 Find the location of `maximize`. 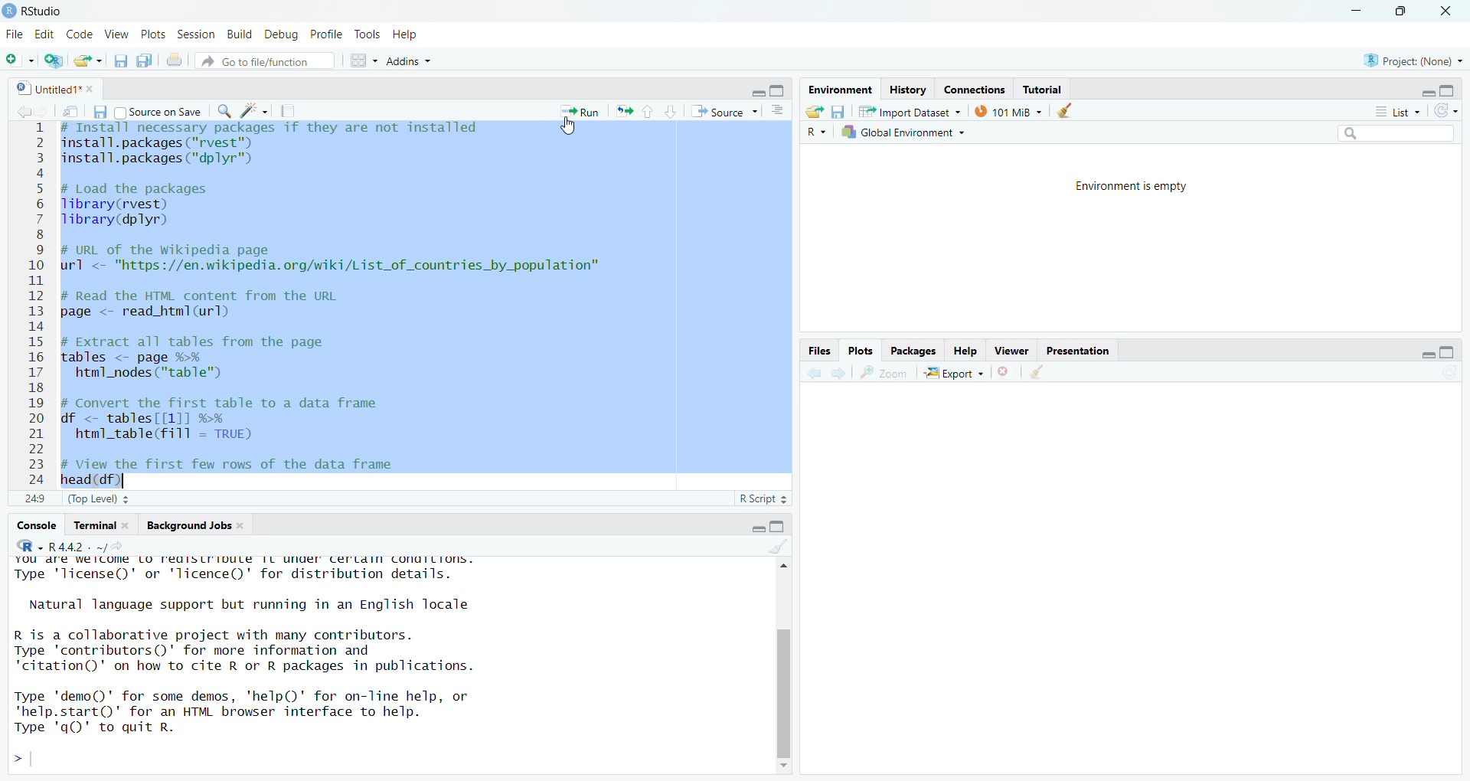

maximize is located at coordinates (1448, 90).